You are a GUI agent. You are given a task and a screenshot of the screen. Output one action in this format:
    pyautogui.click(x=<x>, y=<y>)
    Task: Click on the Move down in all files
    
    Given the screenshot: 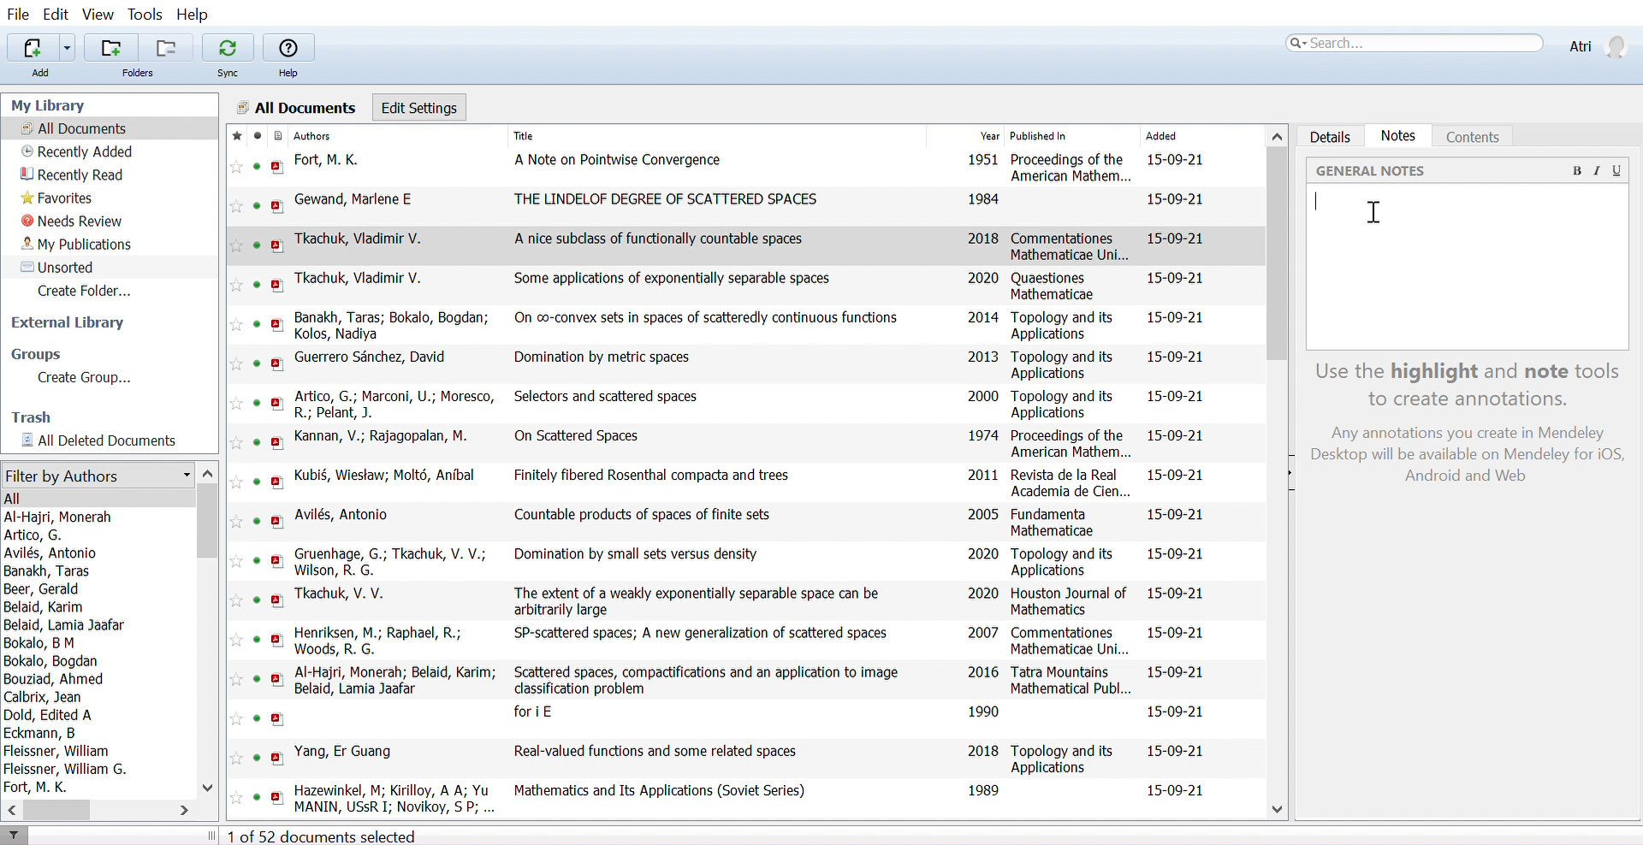 What is the action you would take?
    pyautogui.click(x=1278, y=811)
    